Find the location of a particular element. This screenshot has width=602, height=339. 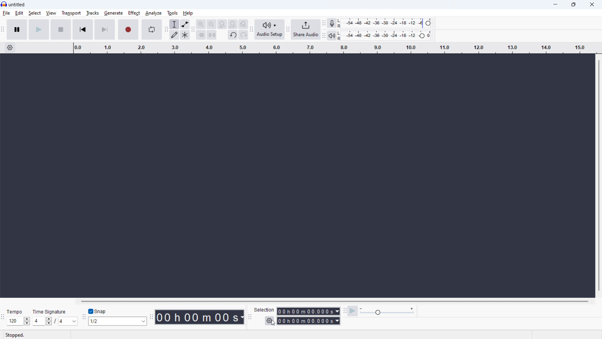

tools toolbar is located at coordinates (166, 30).